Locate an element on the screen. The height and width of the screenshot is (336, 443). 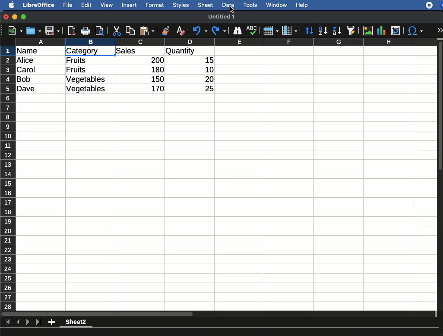
200 is located at coordinates (155, 60).